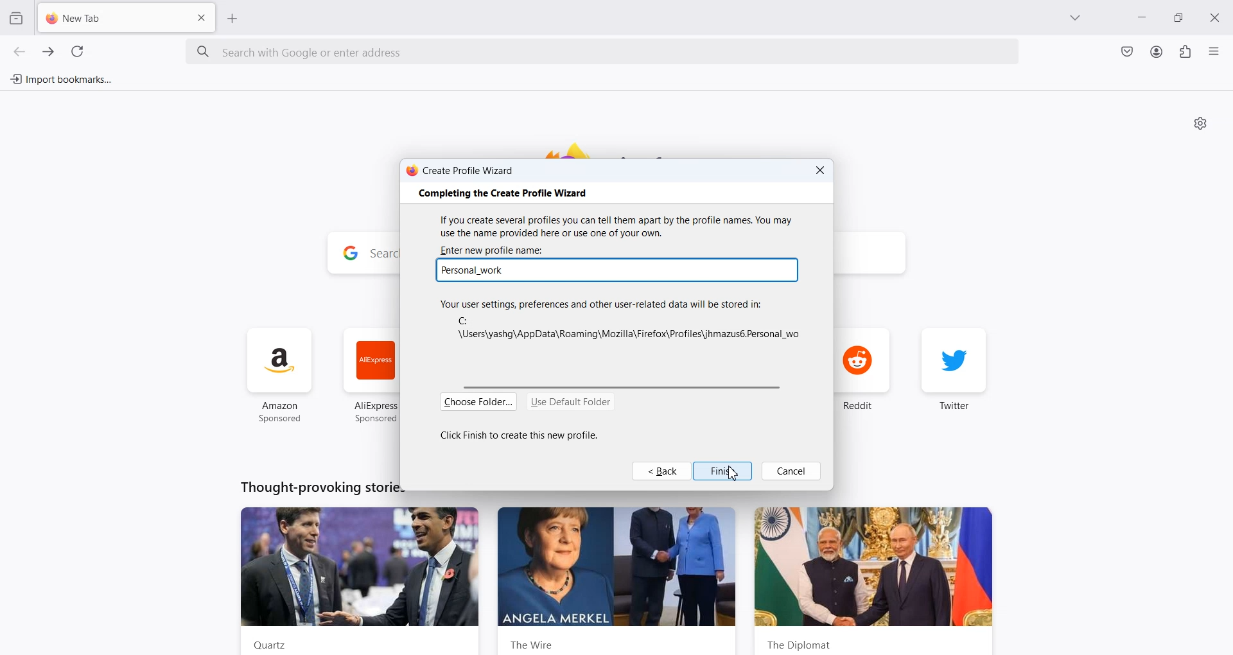 The width and height of the screenshot is (1233, 655). What do you see at coordinates (362, 580) in the screenshot?
I see `Quartz` at bounding box center [362, 580].